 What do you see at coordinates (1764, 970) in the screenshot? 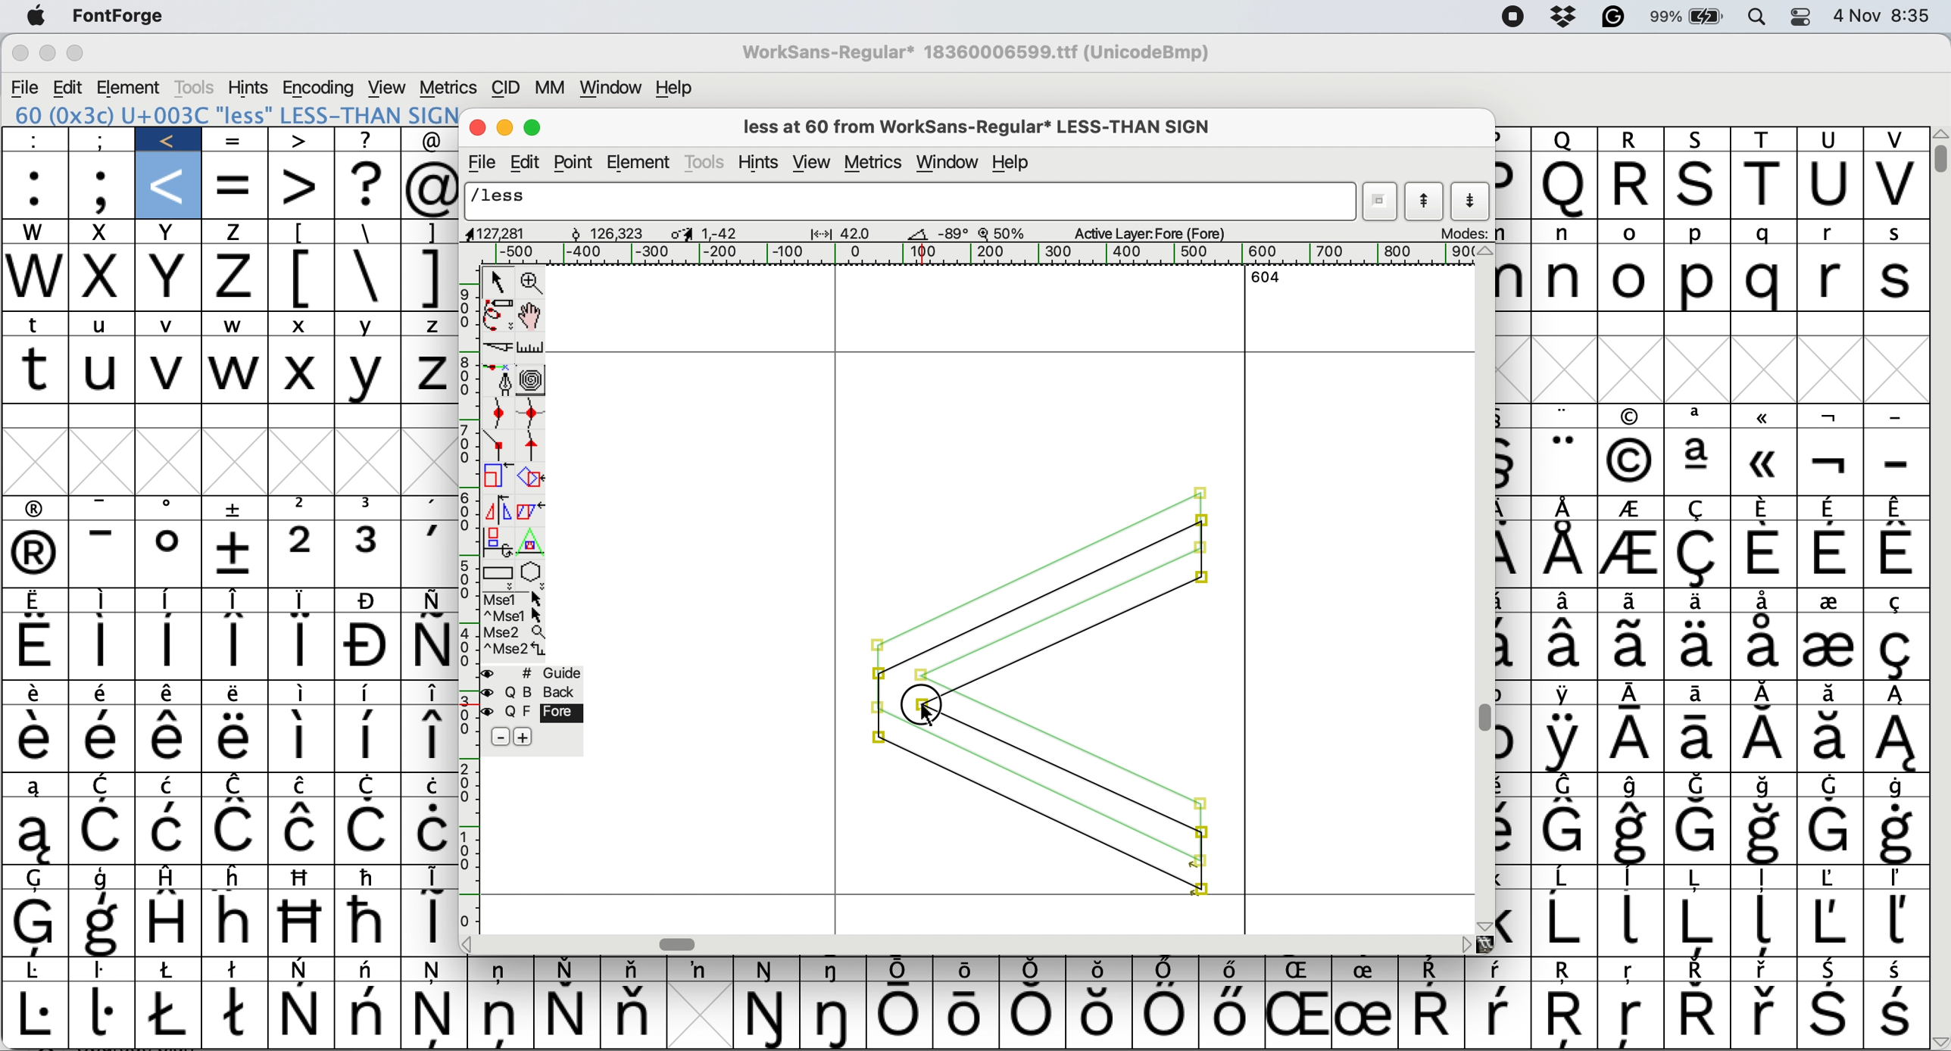
I see `Symbol` at bounding box center [1764, 970].